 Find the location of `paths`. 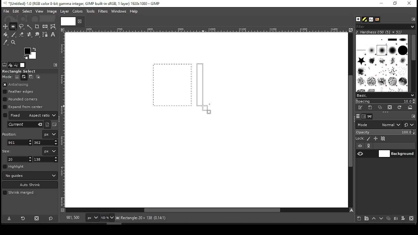

paths is located at coordinates (371, 116).